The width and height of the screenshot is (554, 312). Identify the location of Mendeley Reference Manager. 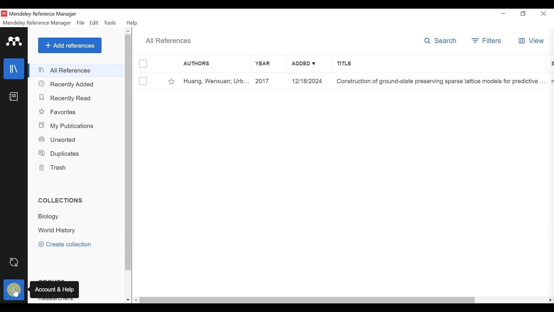
(37, 23).